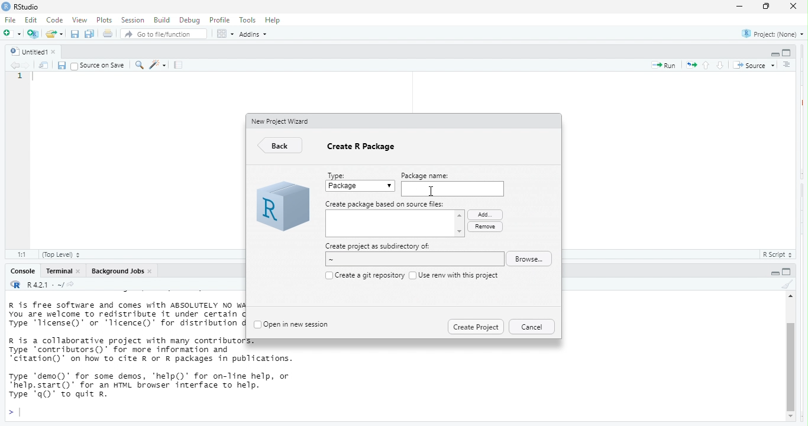 Image resolution: width=808 pixels, height=426 pixels. I want to click on Addins , so click(257, 35).